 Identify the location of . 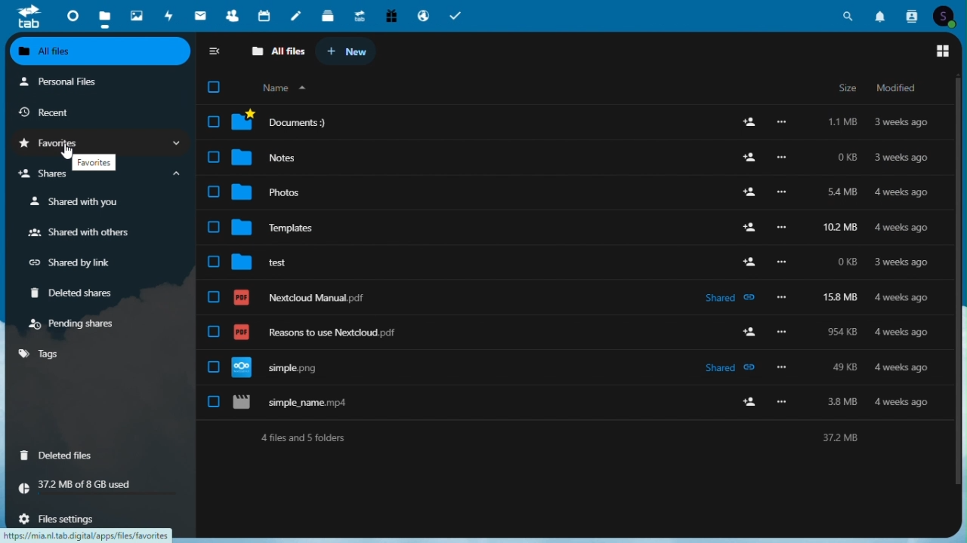
(69, 152).